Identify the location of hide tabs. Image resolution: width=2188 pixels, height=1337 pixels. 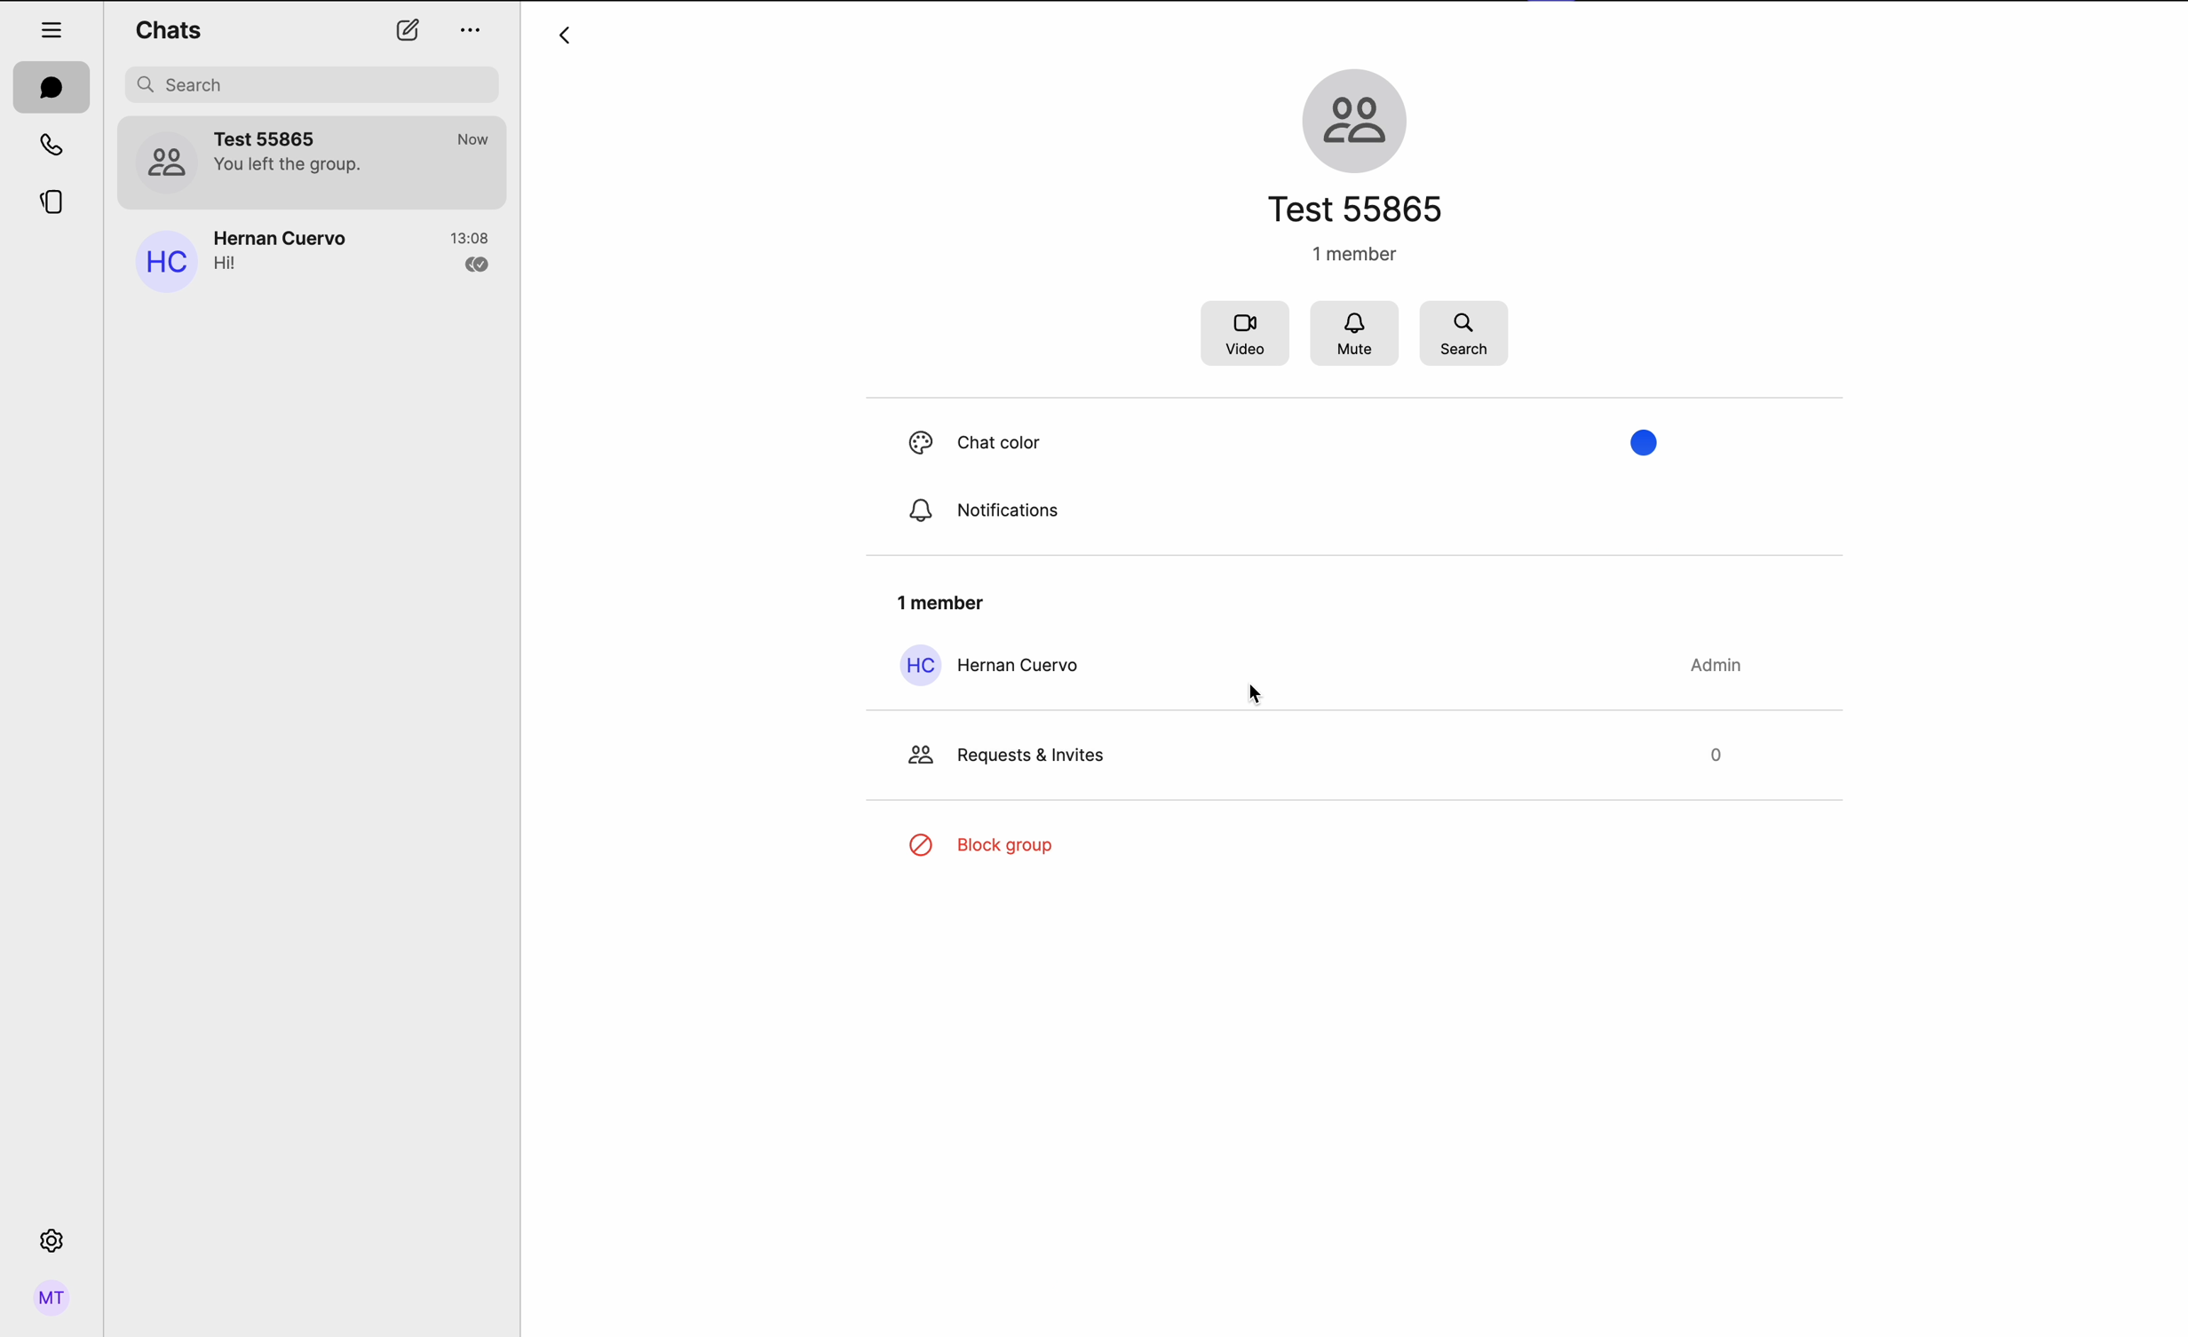
(52, 28).